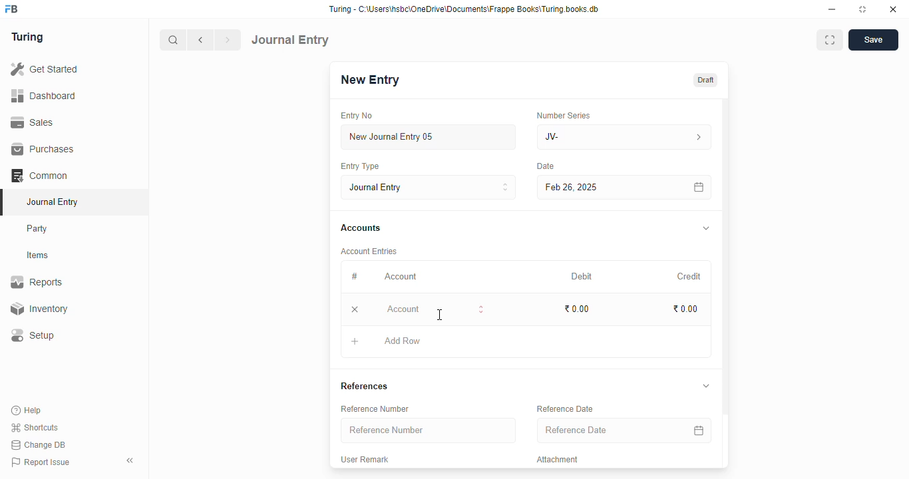 The height and width of the screenshot is (479, 909). I want to click on Feb 26, 2025, so click(596, 187).